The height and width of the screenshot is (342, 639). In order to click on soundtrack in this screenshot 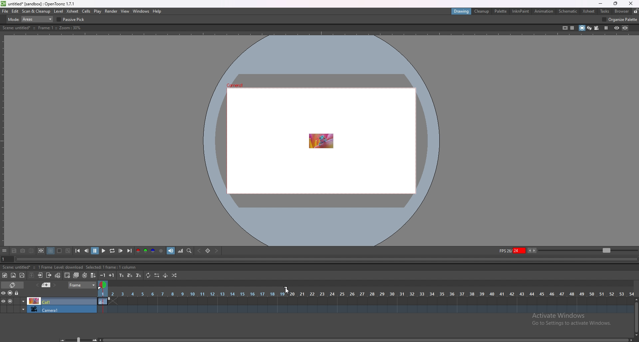, I will do `click(171, 251)`.